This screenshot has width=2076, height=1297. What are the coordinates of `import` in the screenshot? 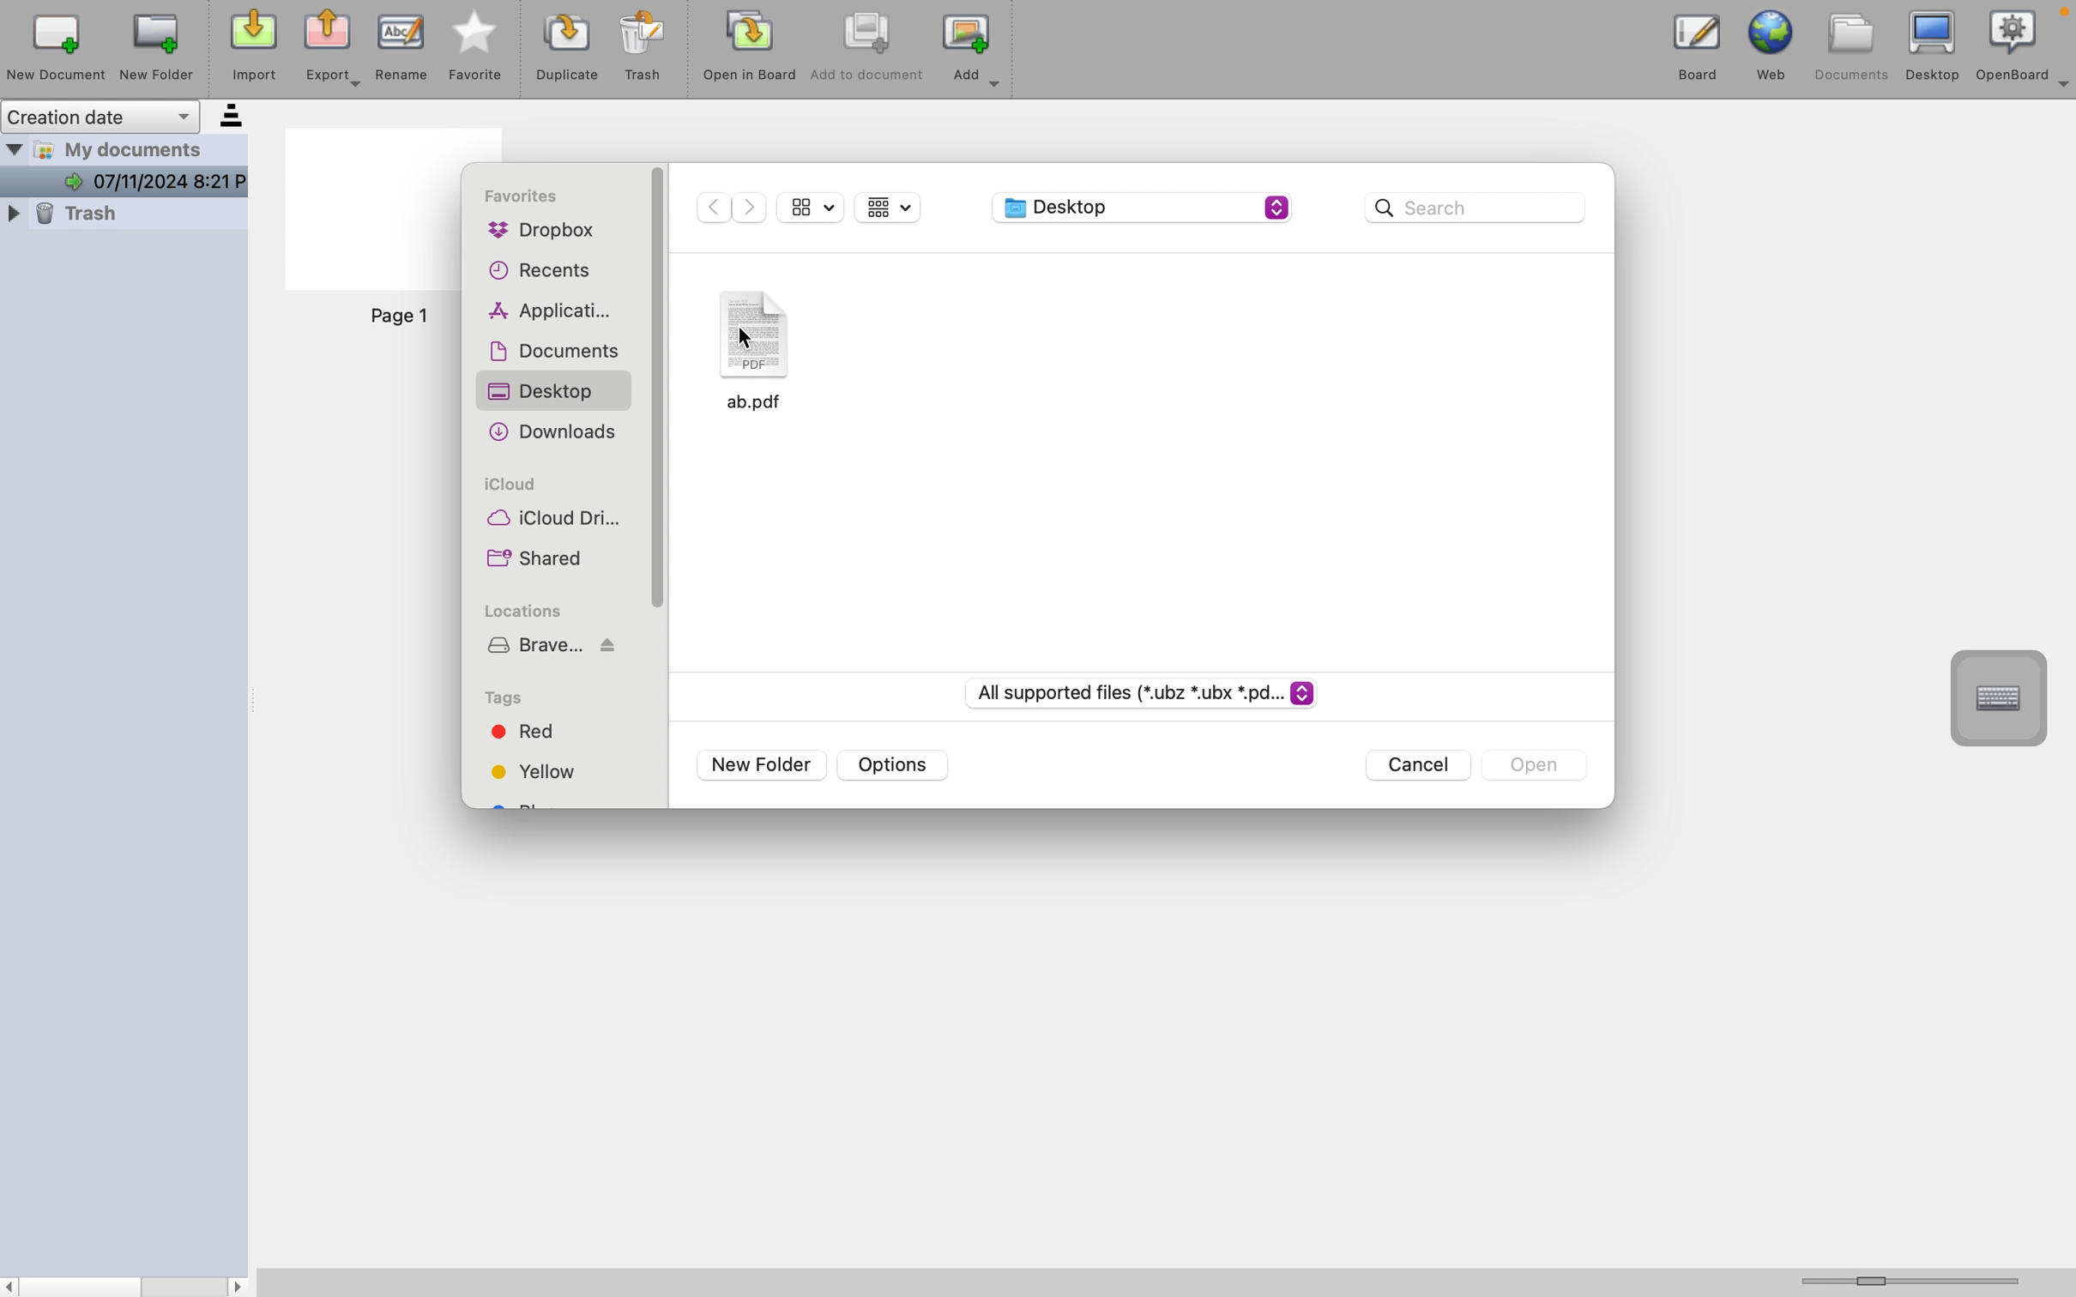 It's located at (250, 45).